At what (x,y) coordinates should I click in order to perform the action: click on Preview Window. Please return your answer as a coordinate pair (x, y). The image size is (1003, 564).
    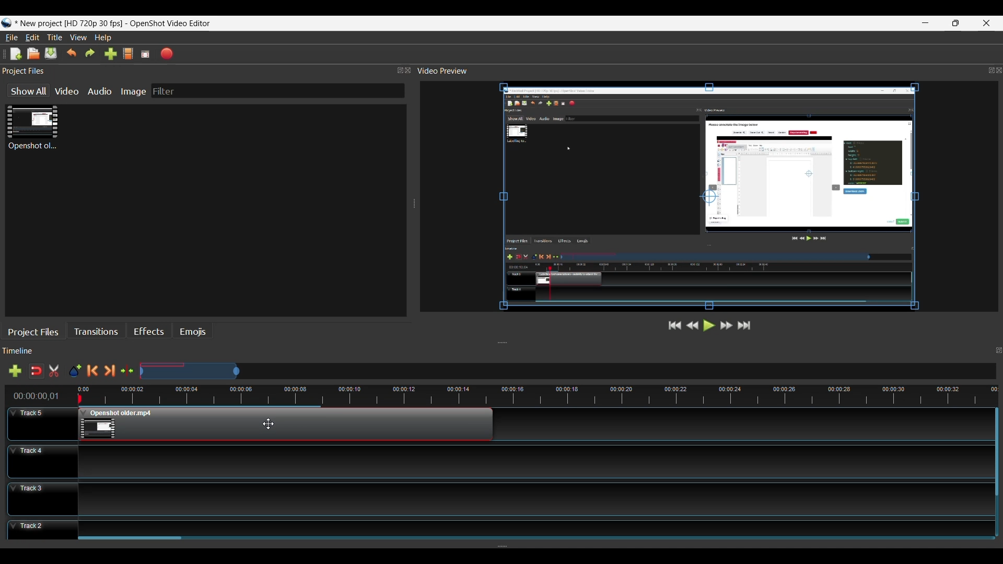
    Looking at the image, I should click on (711, 198).